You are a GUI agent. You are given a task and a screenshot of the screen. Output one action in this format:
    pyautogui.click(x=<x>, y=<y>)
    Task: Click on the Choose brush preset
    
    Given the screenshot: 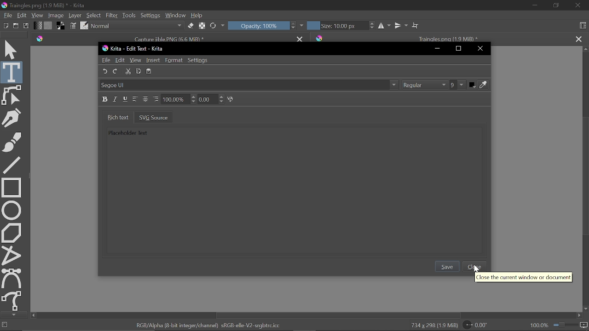 What is the action you would take?
    pyautogui.click(x=214, y=26)
    